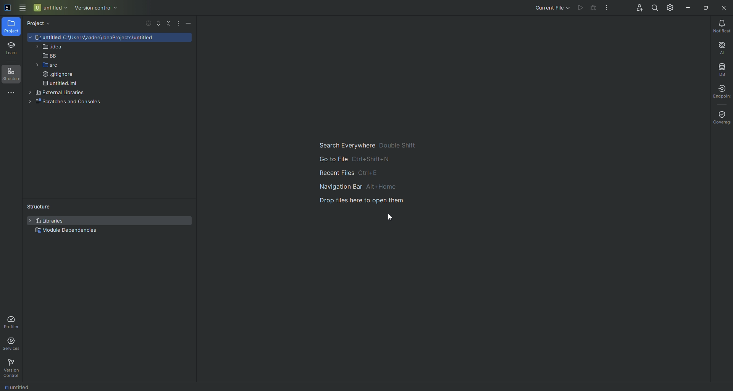 Image resolution: width=733 pixels, height=391 pixels. What do you see at coordinates (21, 387) in the screenshot?
I see `Untitled` at bounding box center [21, 387].